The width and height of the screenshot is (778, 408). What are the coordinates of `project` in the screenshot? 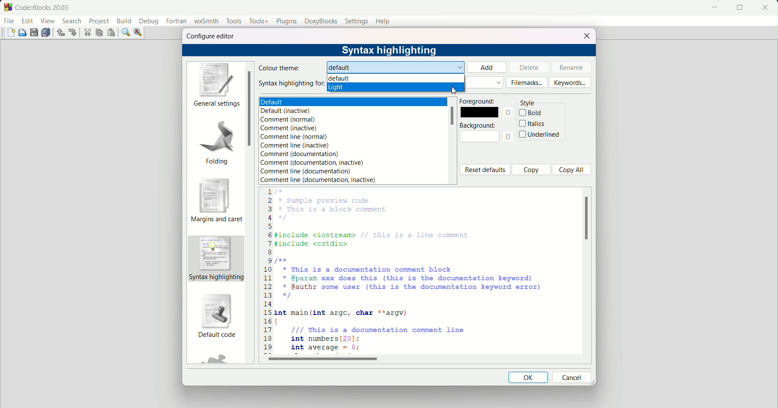 It's located at (98, 22).